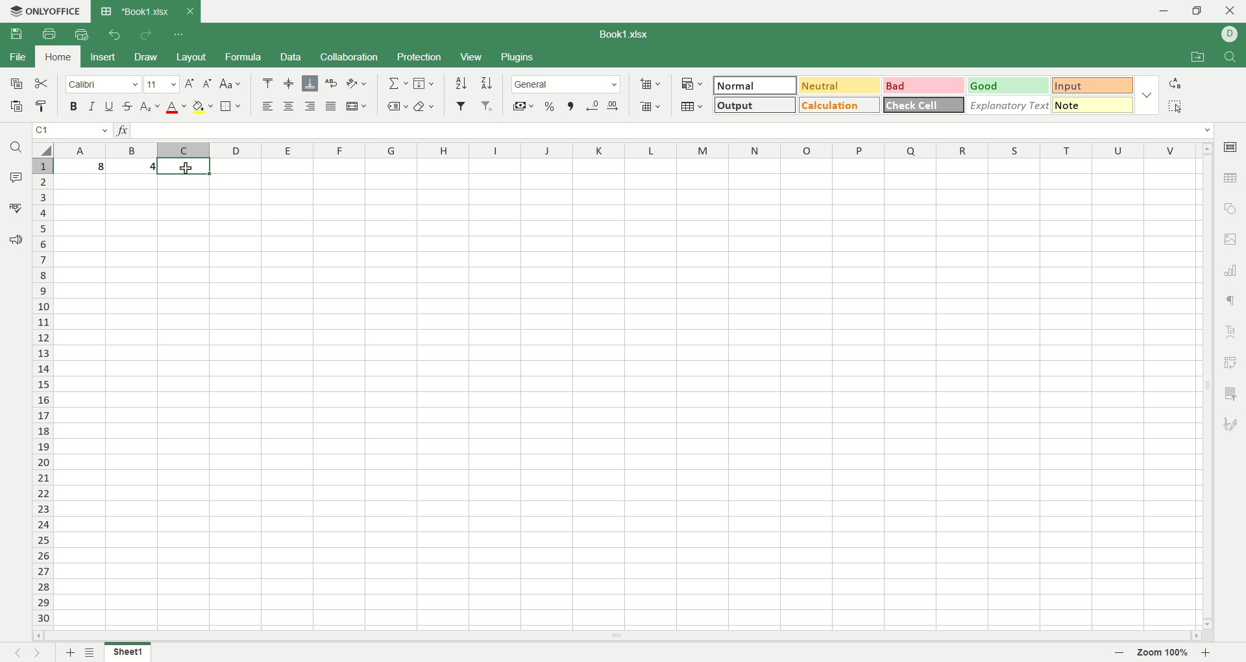 Image resolution: width=1246 pixels, height=662 pixels. What do you see at coordinates (692, 85) in the screenshot?
I see `conditional formatting` at bounding box center [692, 85].